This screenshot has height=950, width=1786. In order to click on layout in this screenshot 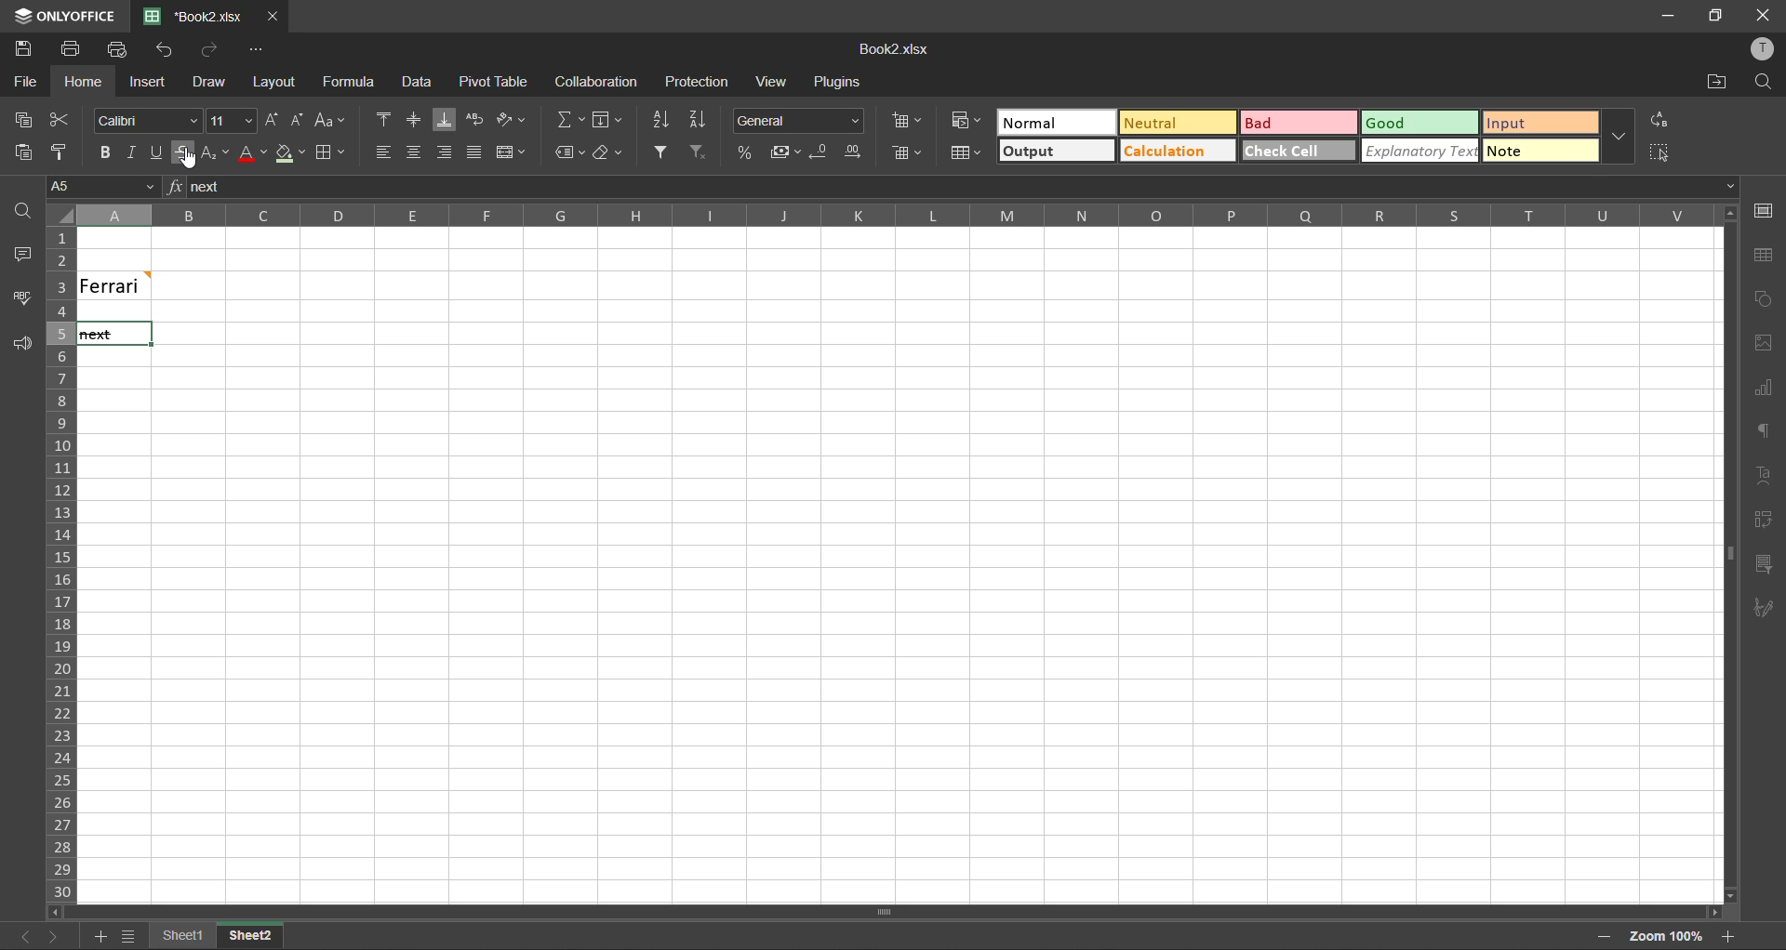, I will do `click(273, 82)`.